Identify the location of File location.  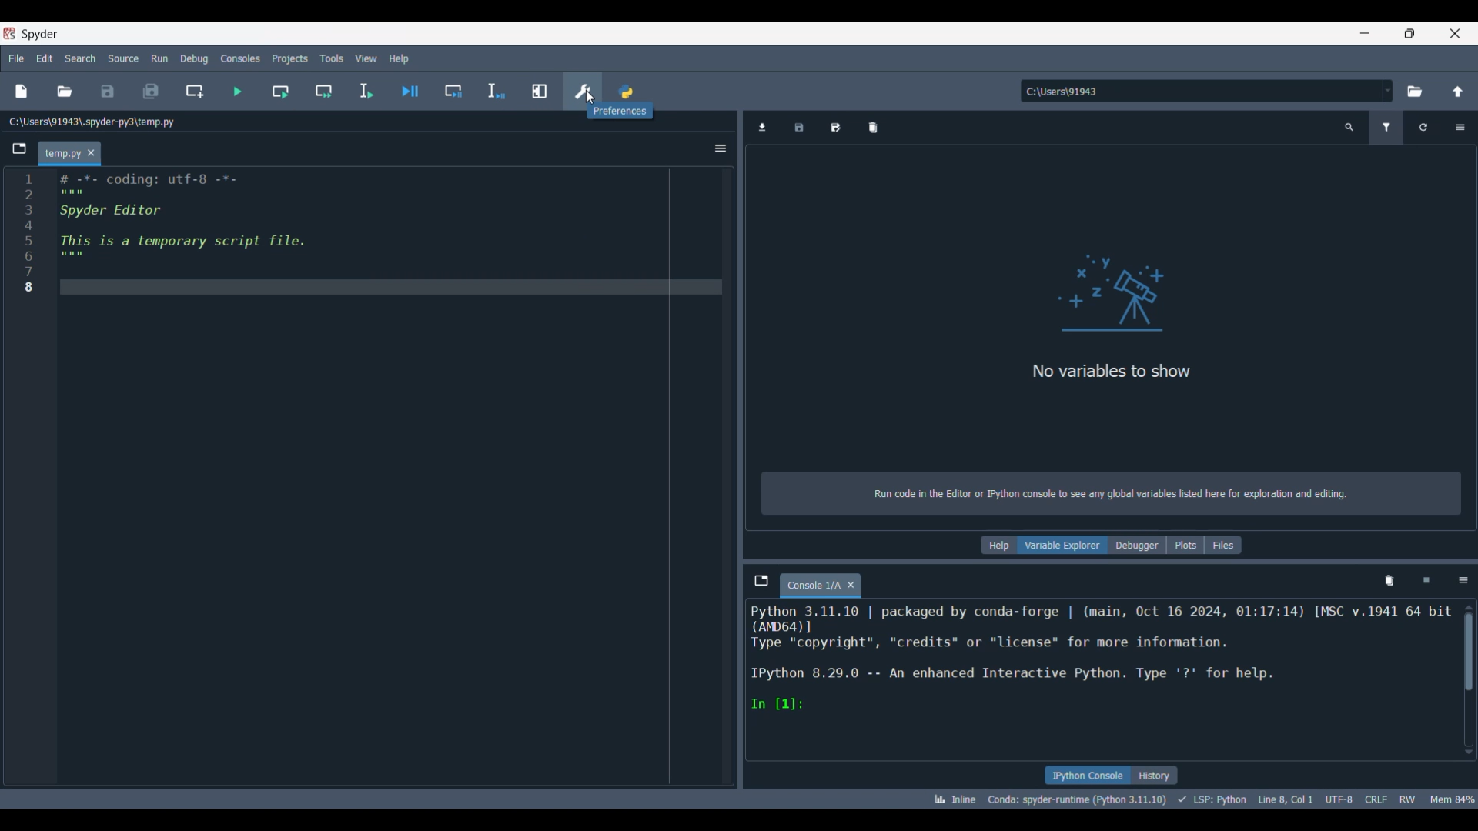
(91, 122).